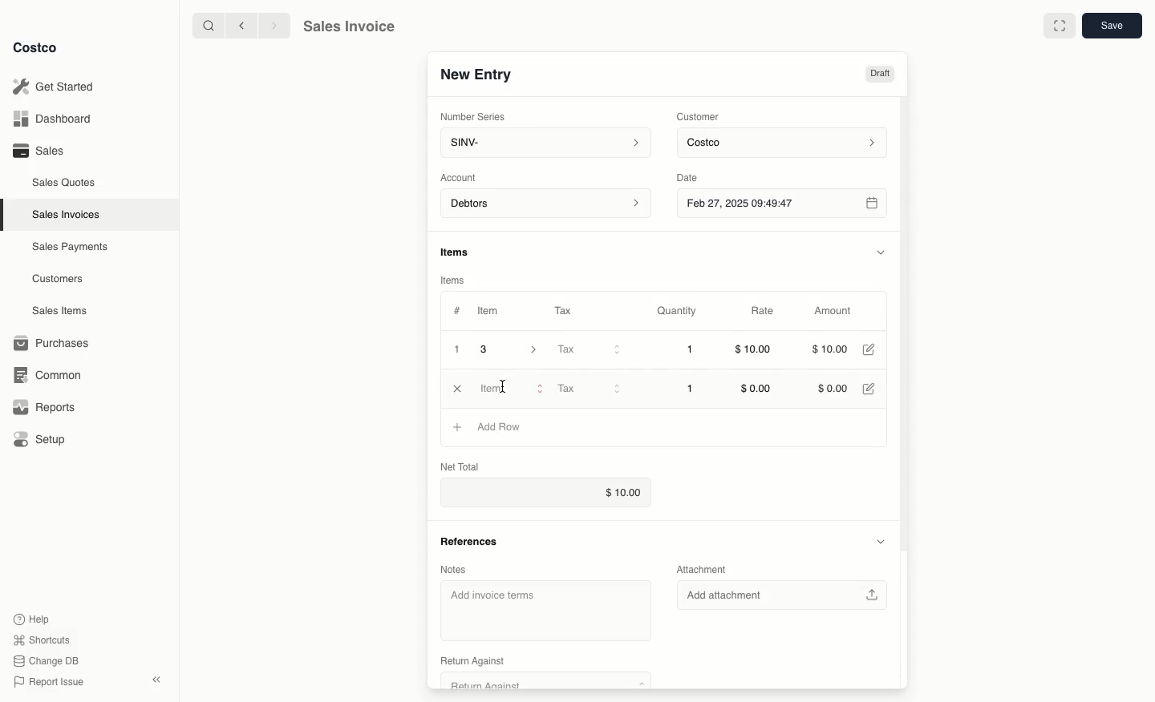  I want to click on Feb 27, 2025 09:49:47, so click(781, 203).